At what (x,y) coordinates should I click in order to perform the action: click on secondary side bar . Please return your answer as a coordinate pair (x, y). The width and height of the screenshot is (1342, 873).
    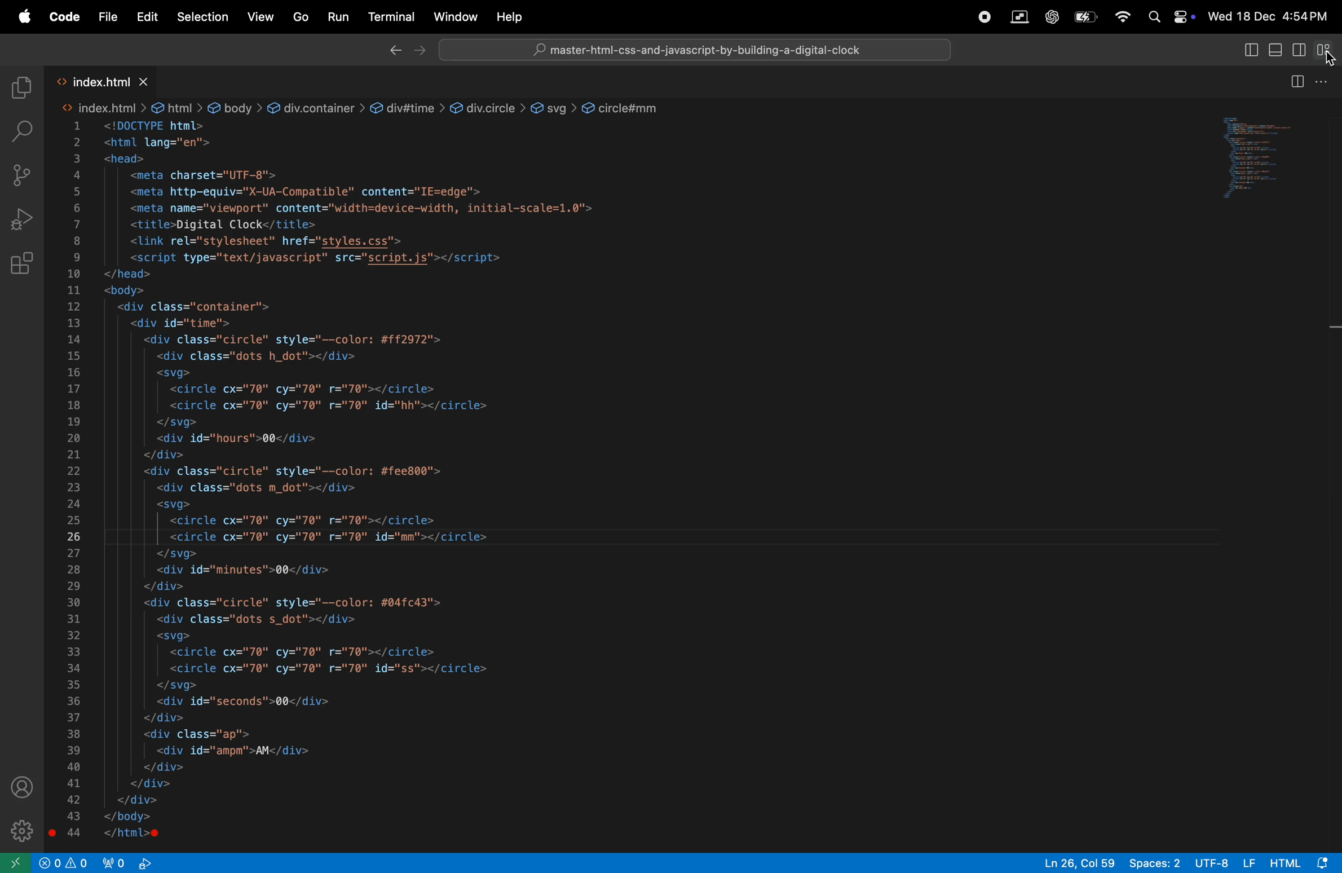
    Looking at the image, I should click on (1300, 48).